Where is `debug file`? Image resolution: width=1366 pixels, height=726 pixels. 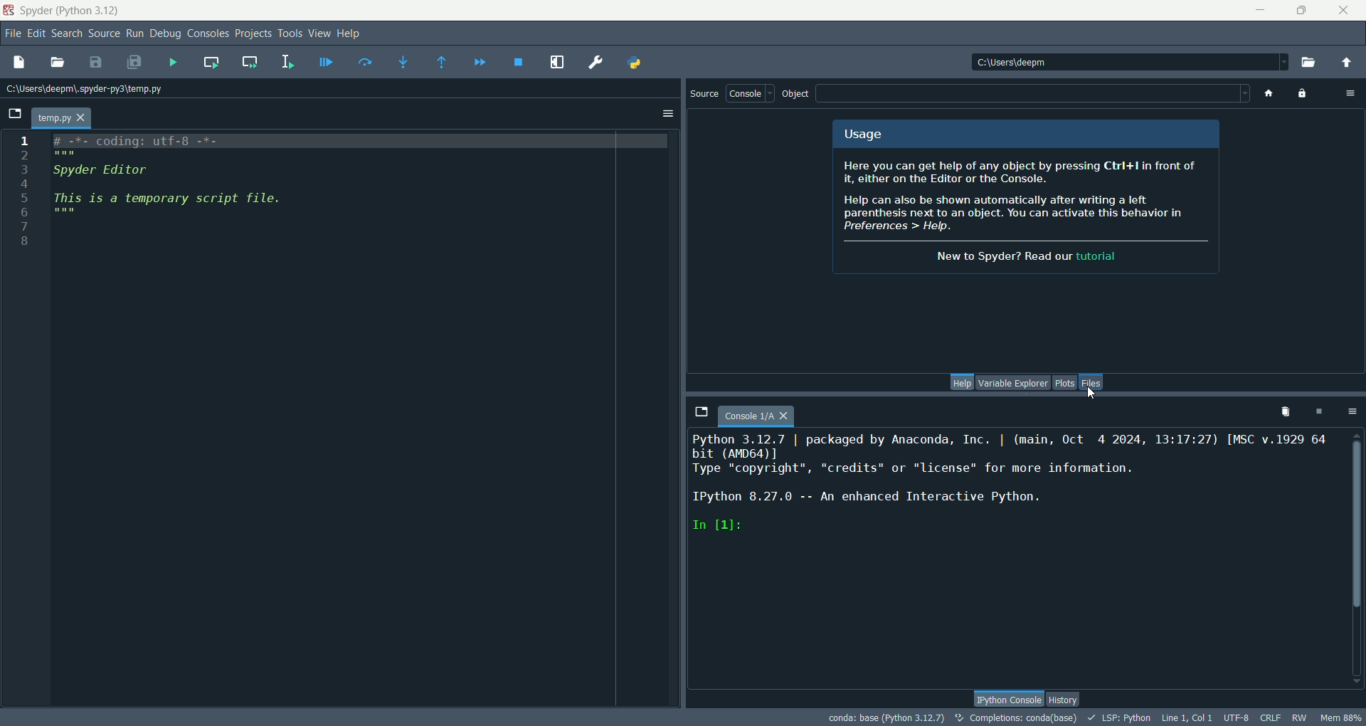
debug file is located at coordinates (327, 62).